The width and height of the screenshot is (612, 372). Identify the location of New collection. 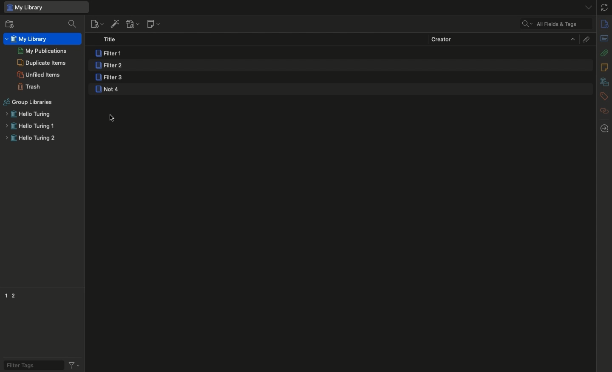
(8, 24).